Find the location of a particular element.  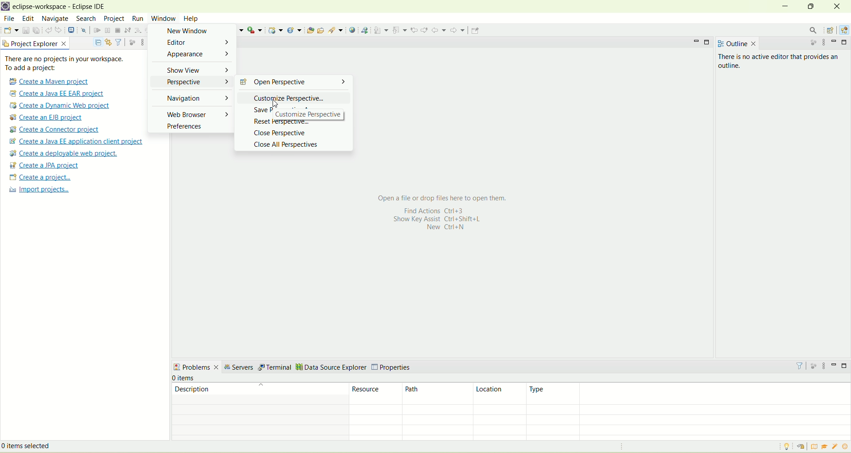

Find actions Ctrl+3 is located at coordinates (429, 211).